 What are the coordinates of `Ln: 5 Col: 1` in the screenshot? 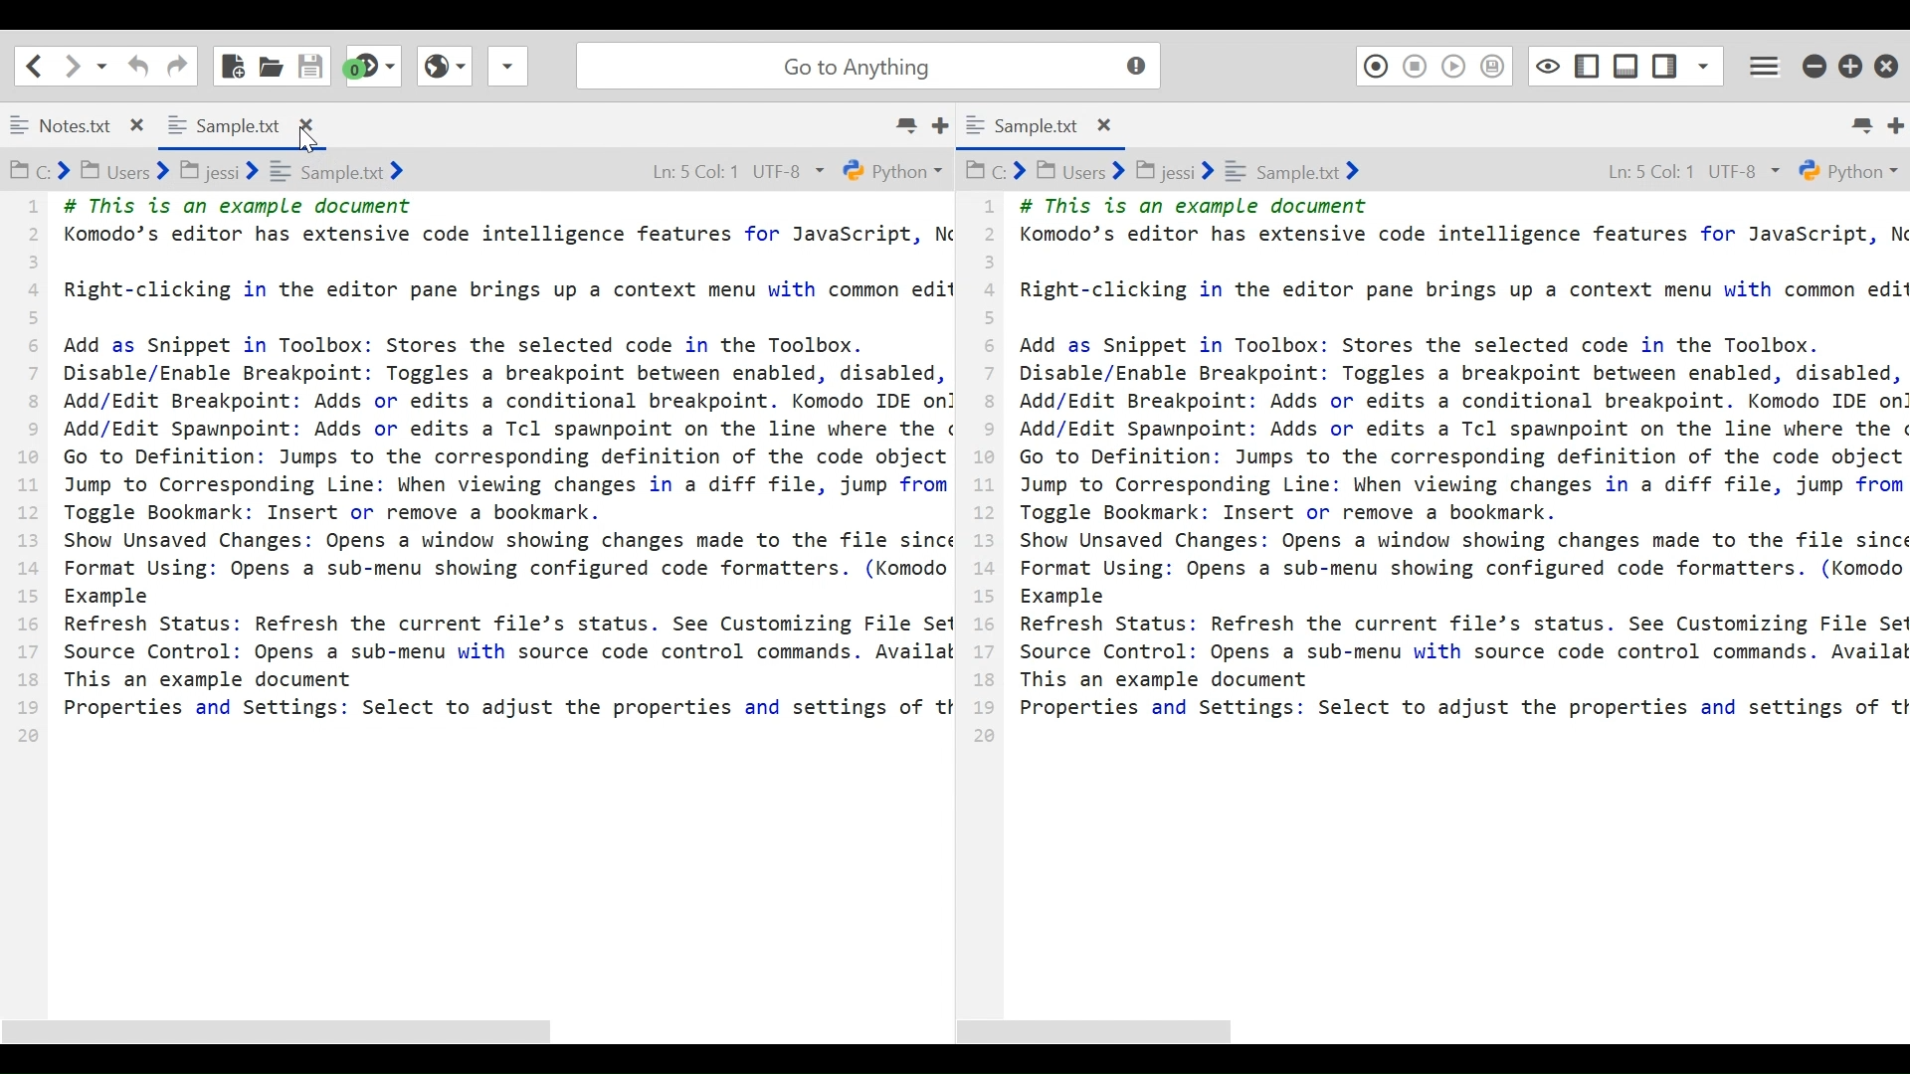 It's located at (1646, 171).